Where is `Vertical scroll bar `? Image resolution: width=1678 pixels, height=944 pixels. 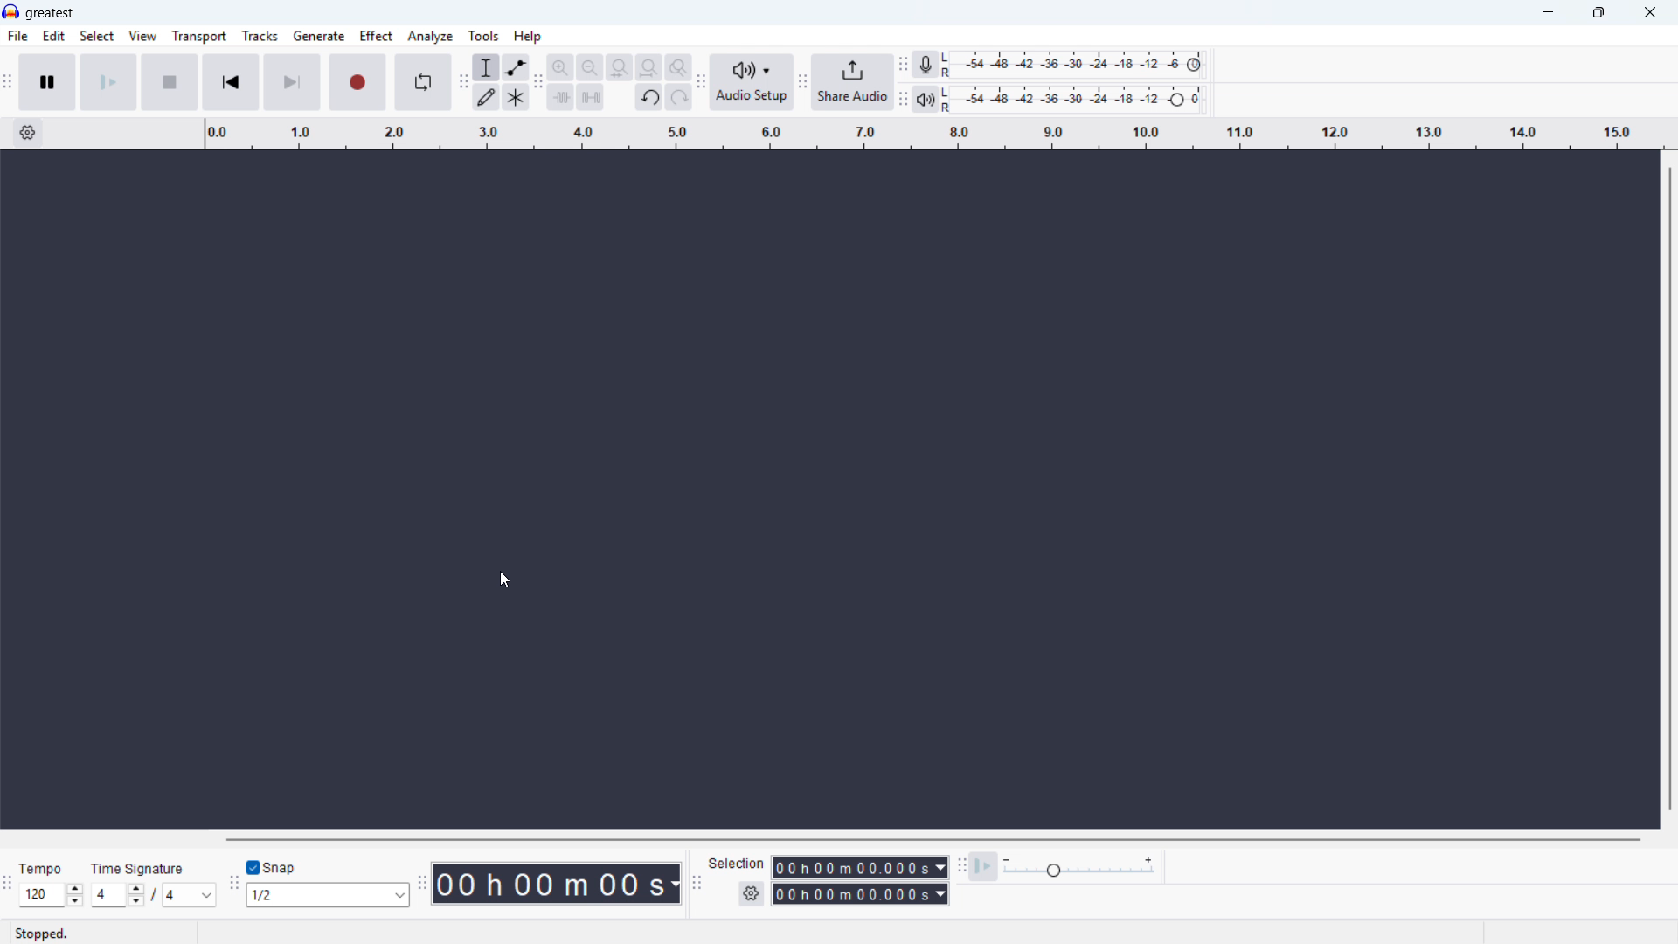 Vertical scroll bar  is located at coordinates (1670, 489).